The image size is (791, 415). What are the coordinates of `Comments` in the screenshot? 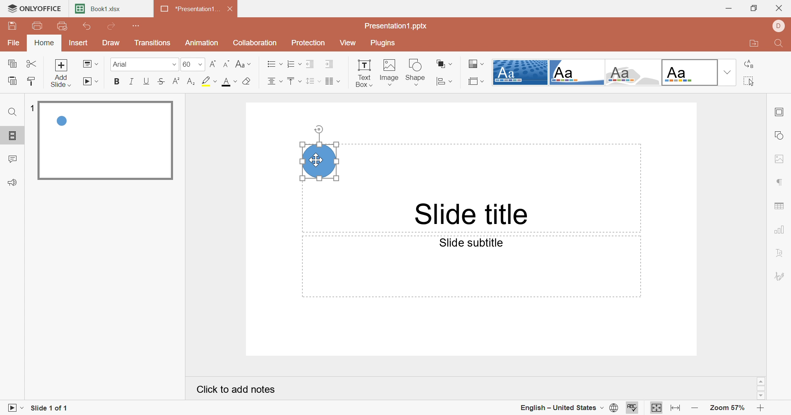 It's located at (13, 160).